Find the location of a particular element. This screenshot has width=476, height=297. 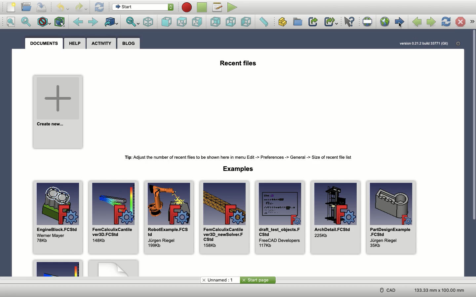

Top is located at coordinates (182, 22).